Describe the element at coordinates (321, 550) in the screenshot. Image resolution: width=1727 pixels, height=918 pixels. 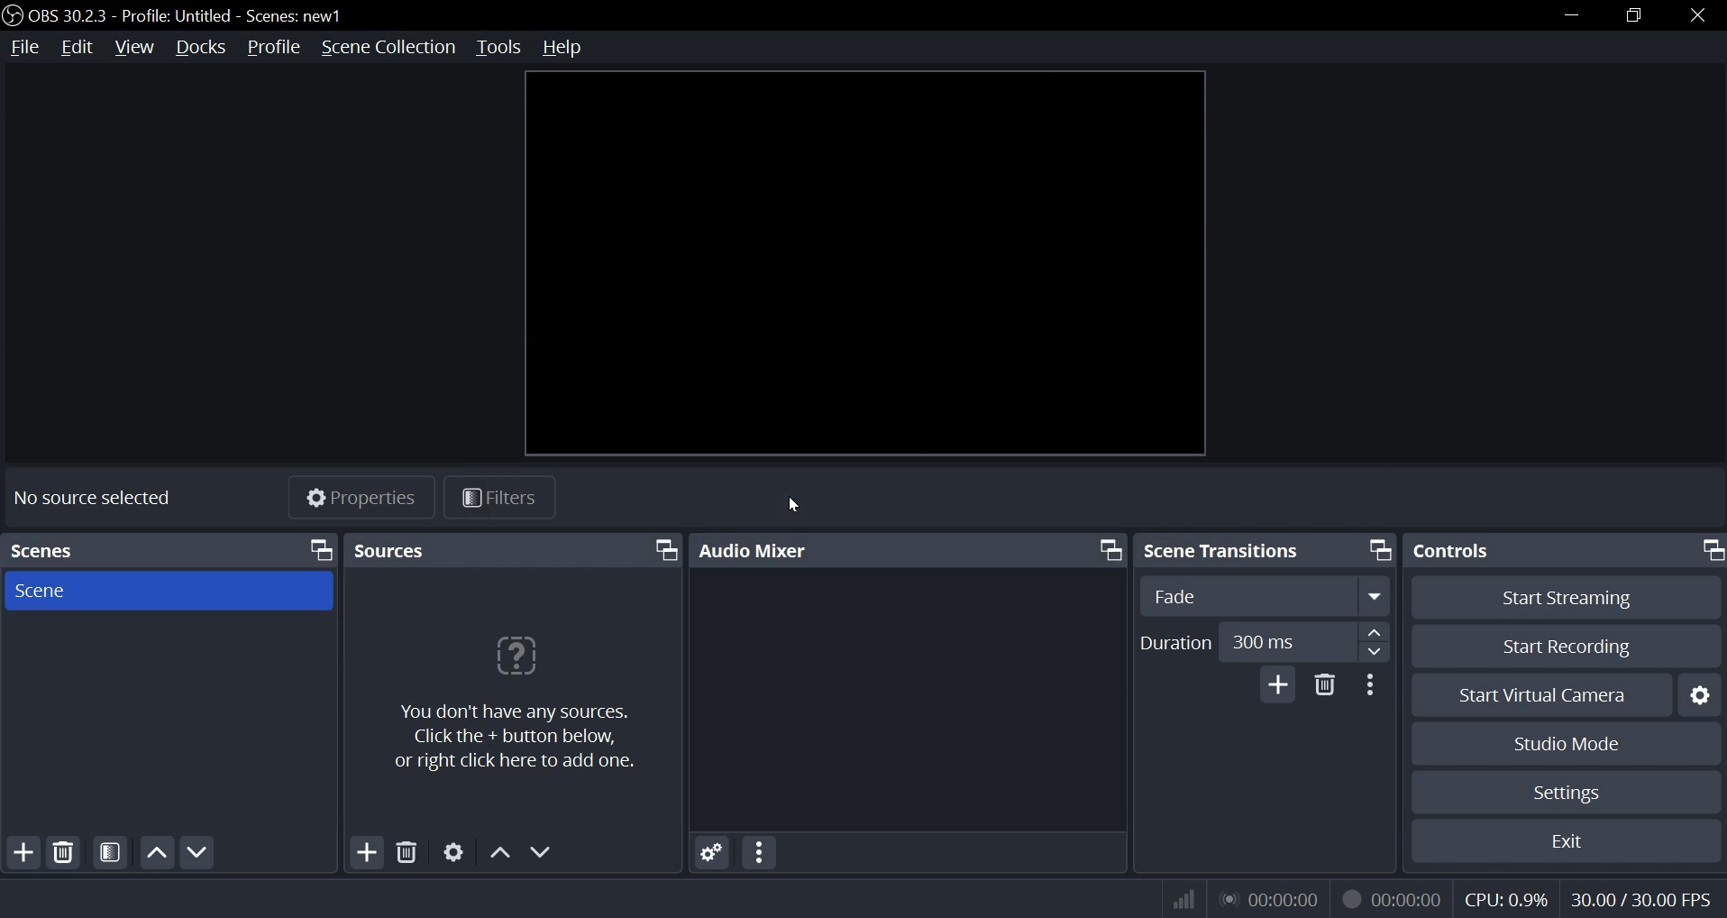
I see `bring front` at that location.